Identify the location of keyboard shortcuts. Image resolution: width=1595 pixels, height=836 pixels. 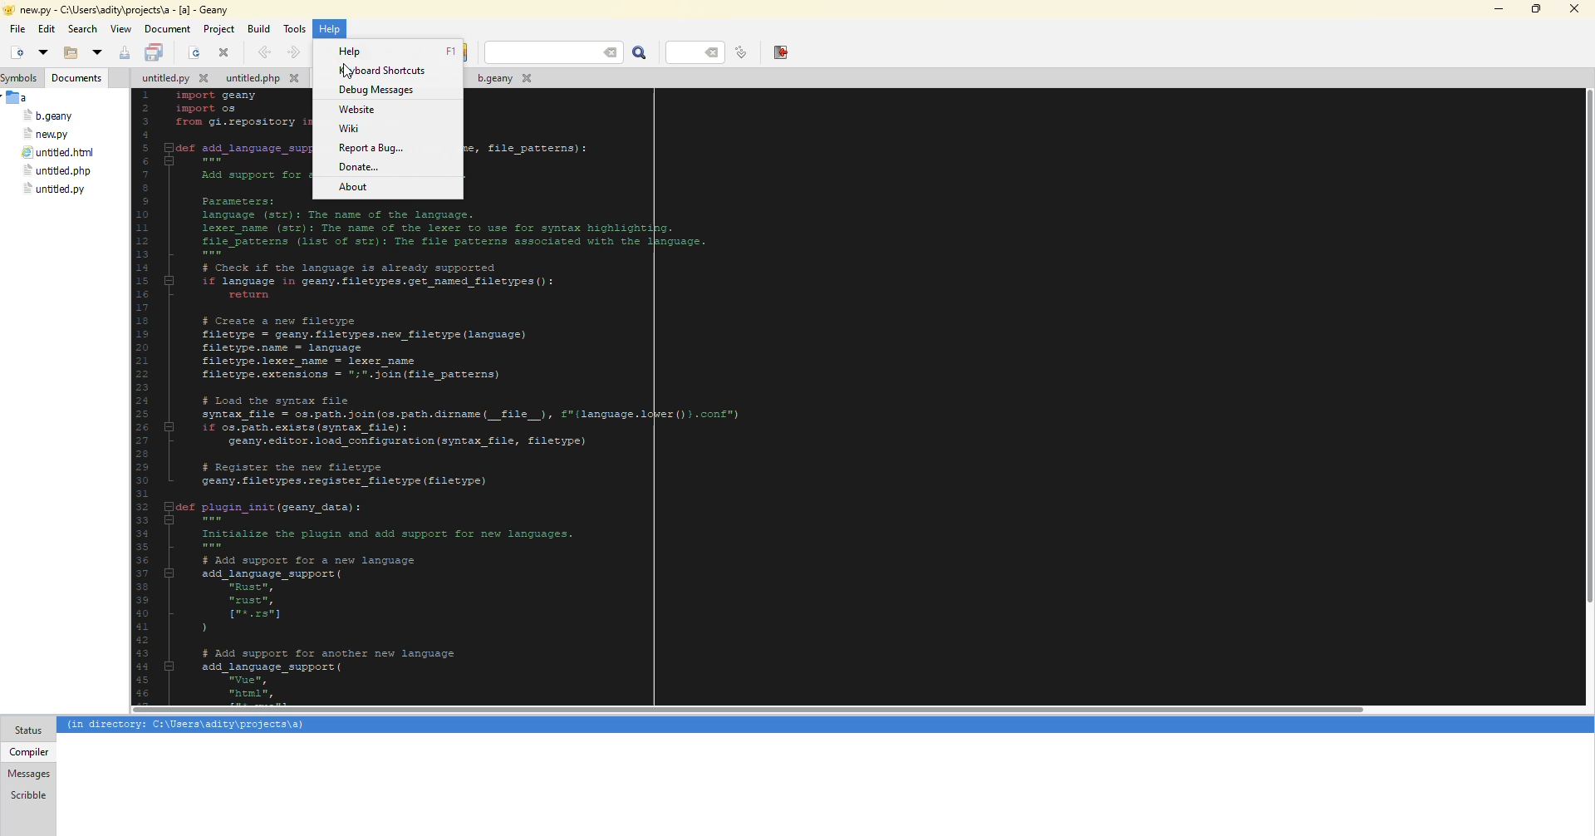
(386, 70).